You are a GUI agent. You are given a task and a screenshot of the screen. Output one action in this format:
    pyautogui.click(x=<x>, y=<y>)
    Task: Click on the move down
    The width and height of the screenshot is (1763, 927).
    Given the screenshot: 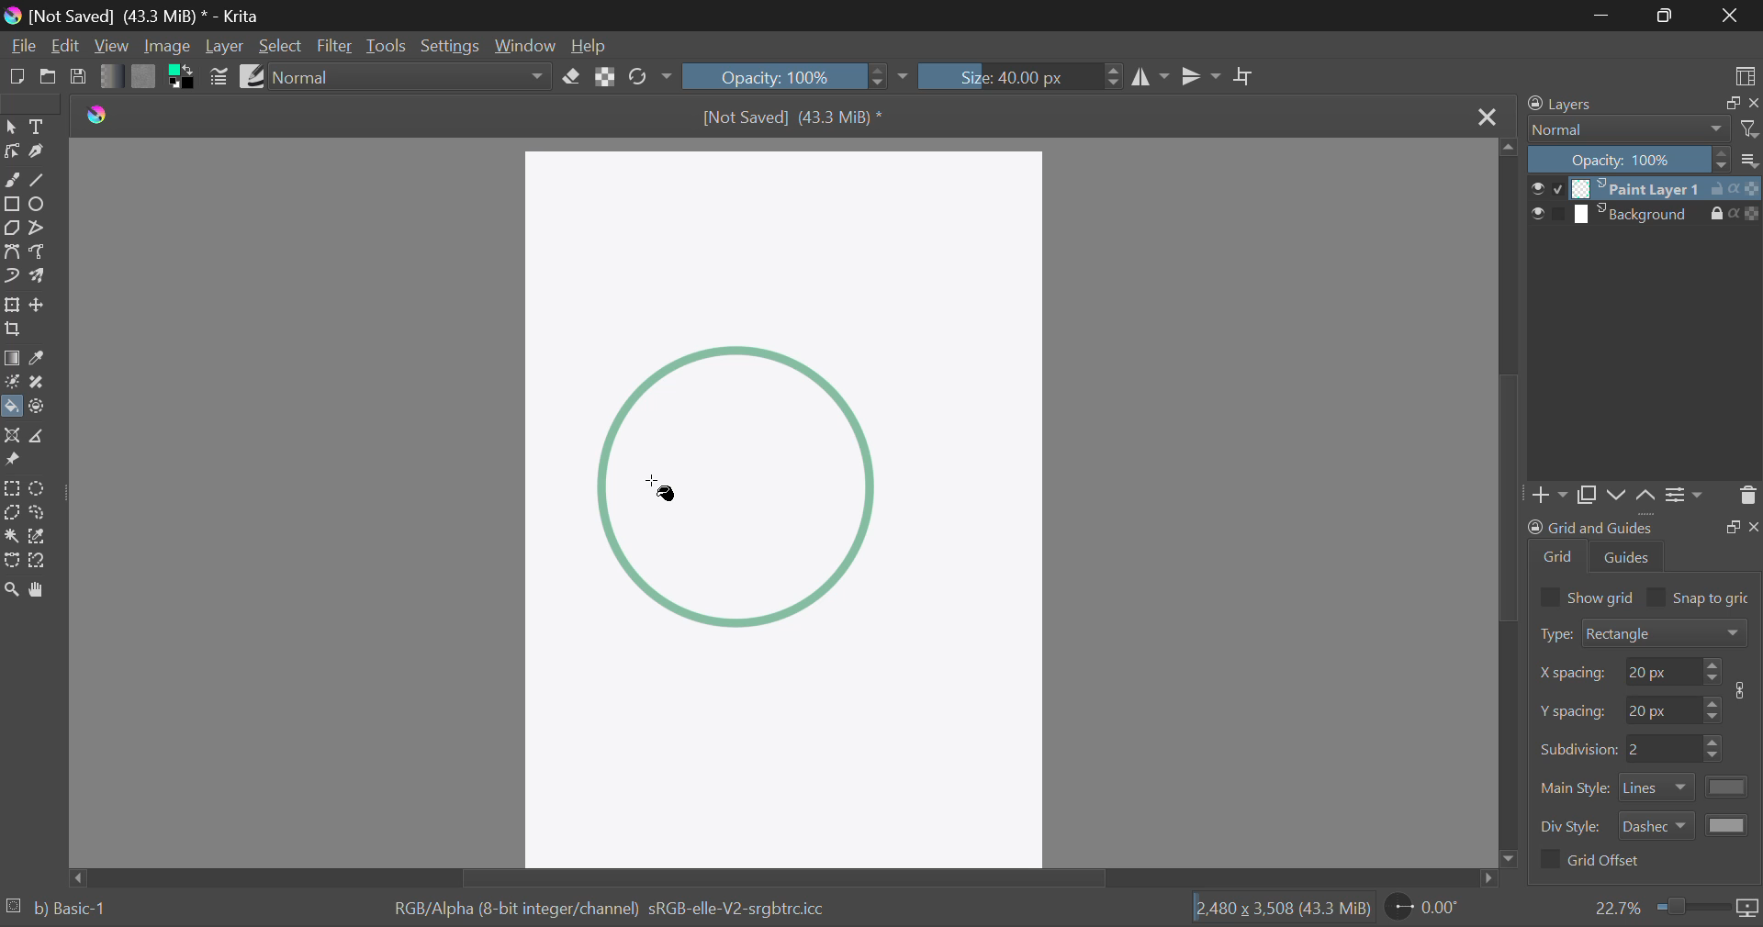 What is the action you would take?
    pyautogui.click(x=1508, y=857)
    